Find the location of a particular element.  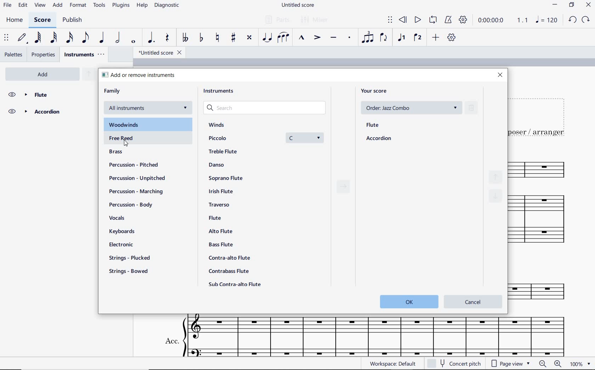

add is located at coordinates (45, 74).